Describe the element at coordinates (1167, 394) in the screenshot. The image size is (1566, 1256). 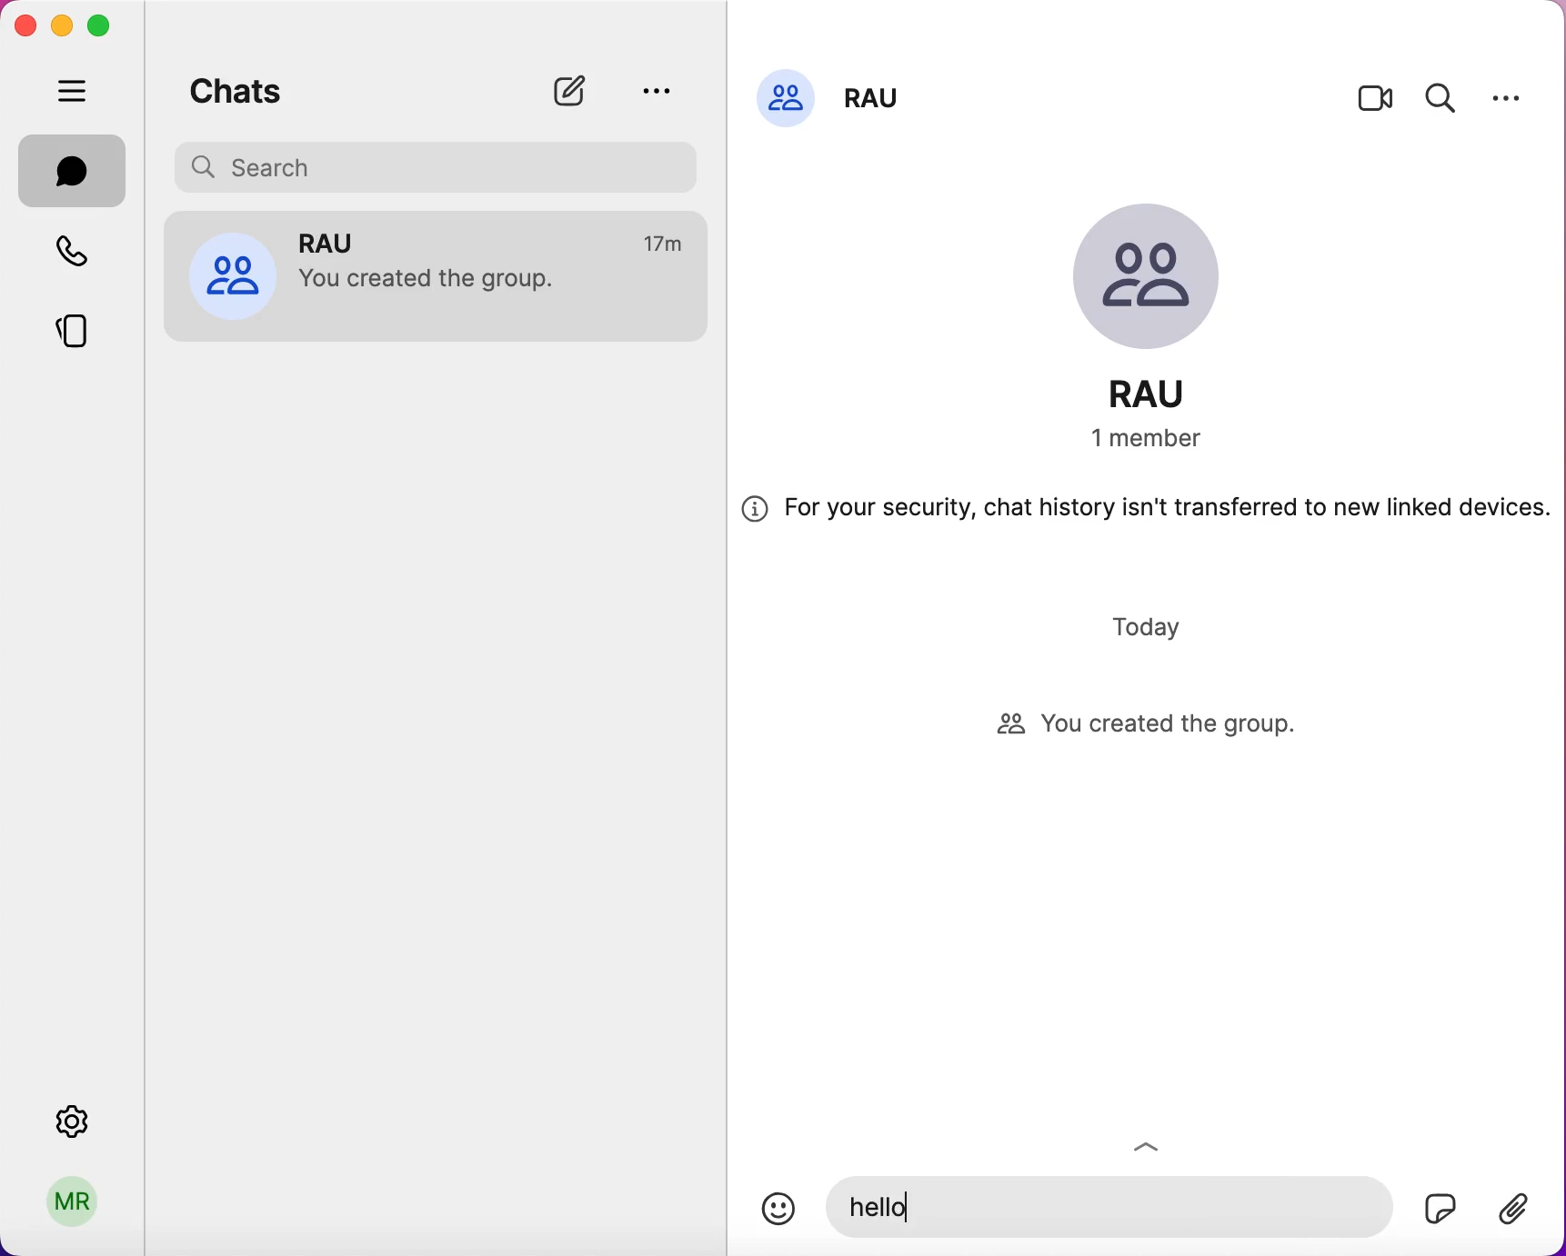
I see `group name` at that location.